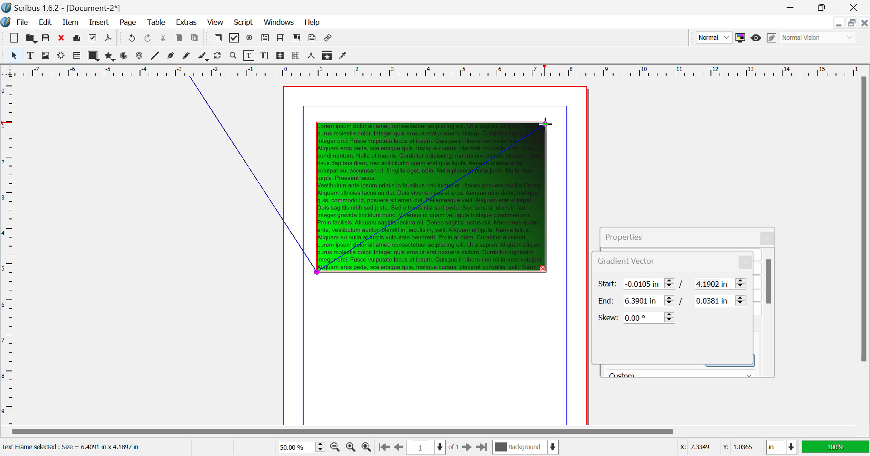  Describe the element at coordinates (398, 447) in the screenshot. I see `Previous Page` at that location.